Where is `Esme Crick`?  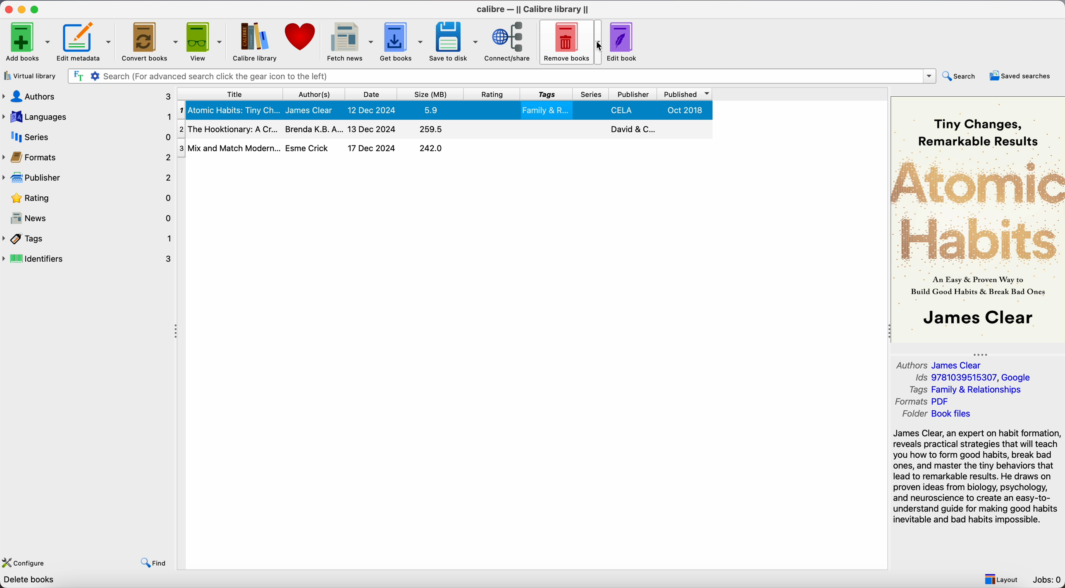 Esme Crick is located at coordinates (309, 148).